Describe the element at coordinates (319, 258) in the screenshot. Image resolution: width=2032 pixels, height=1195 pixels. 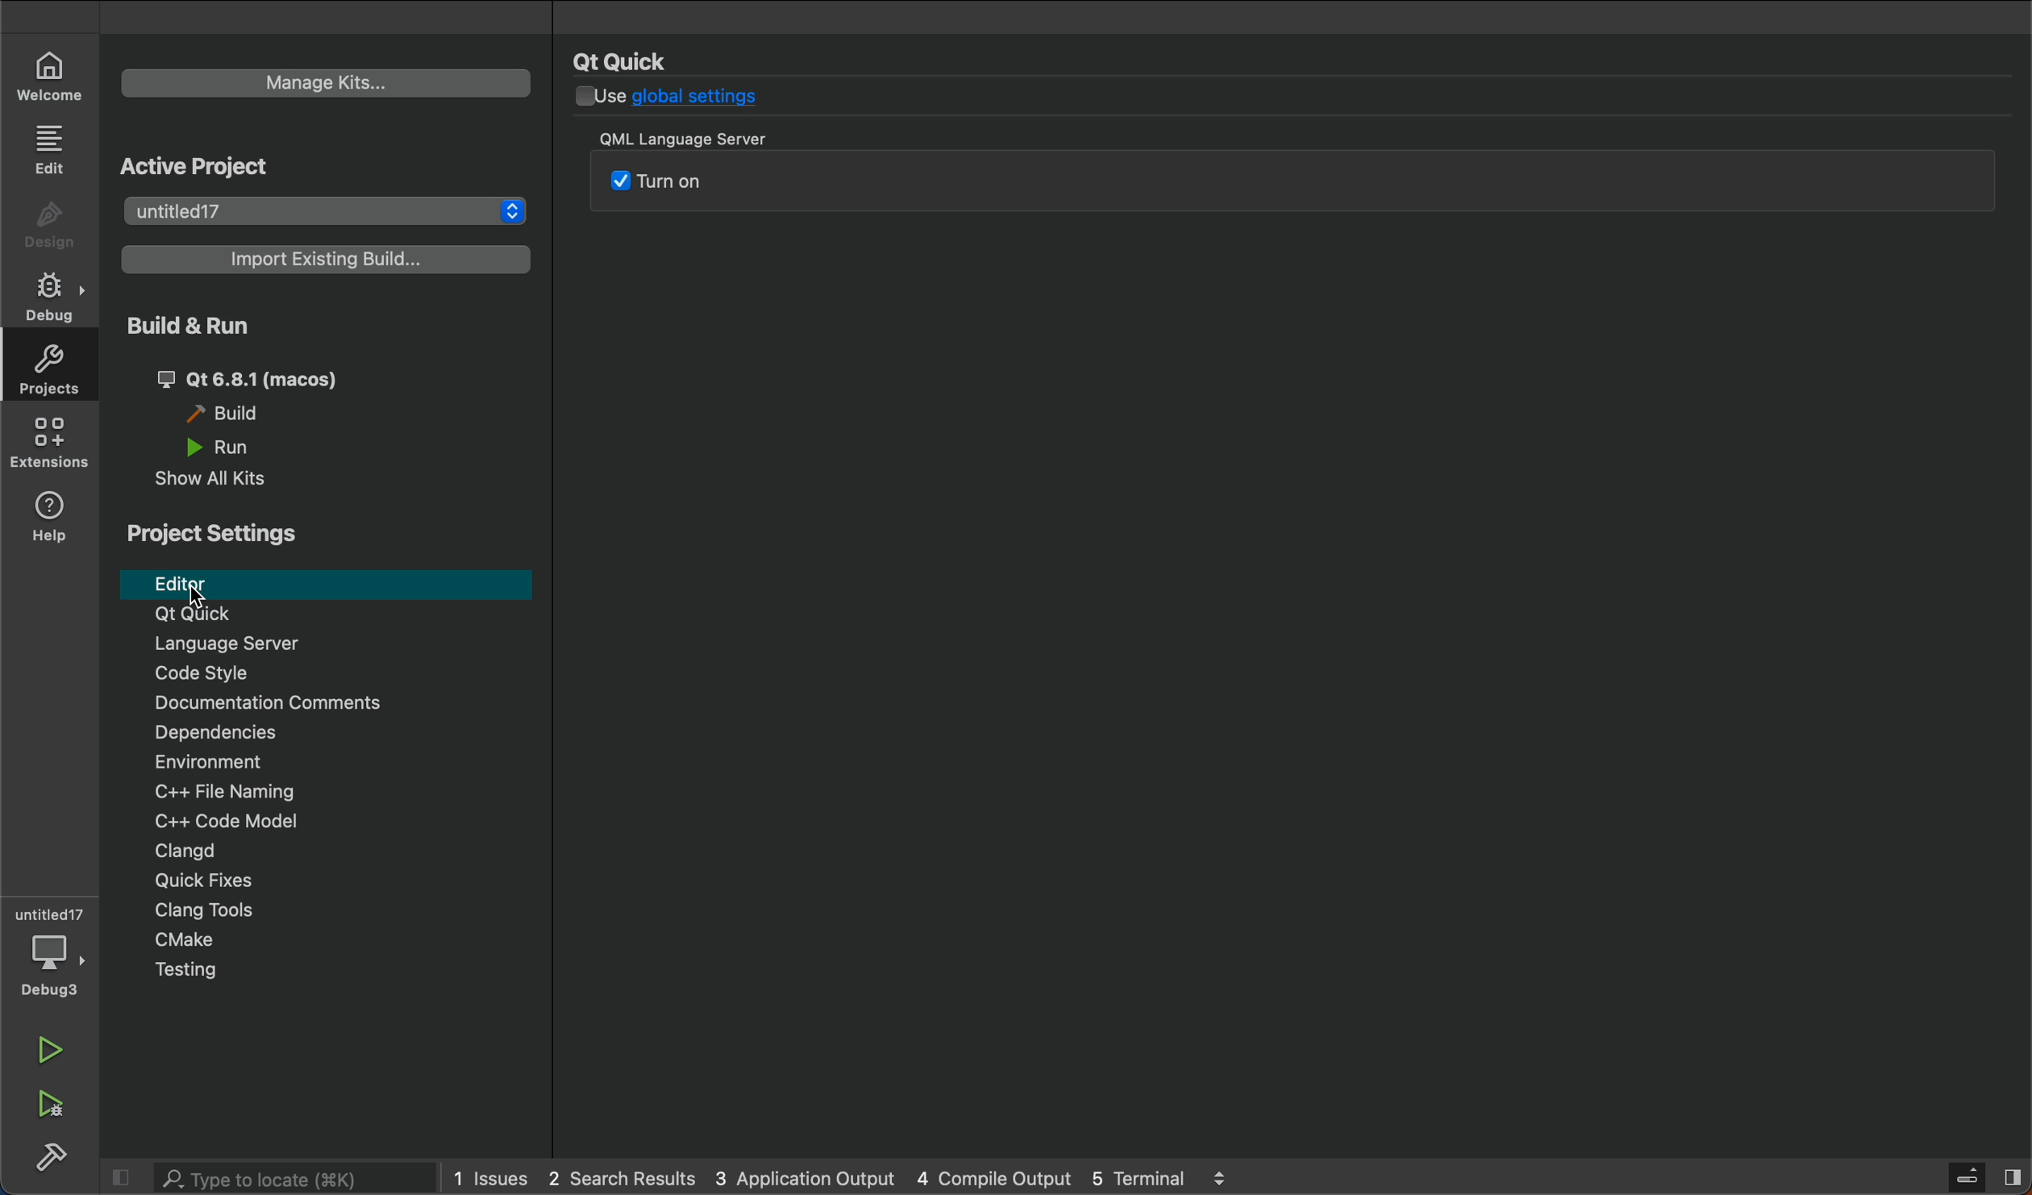
I see `existing builds` at that location.